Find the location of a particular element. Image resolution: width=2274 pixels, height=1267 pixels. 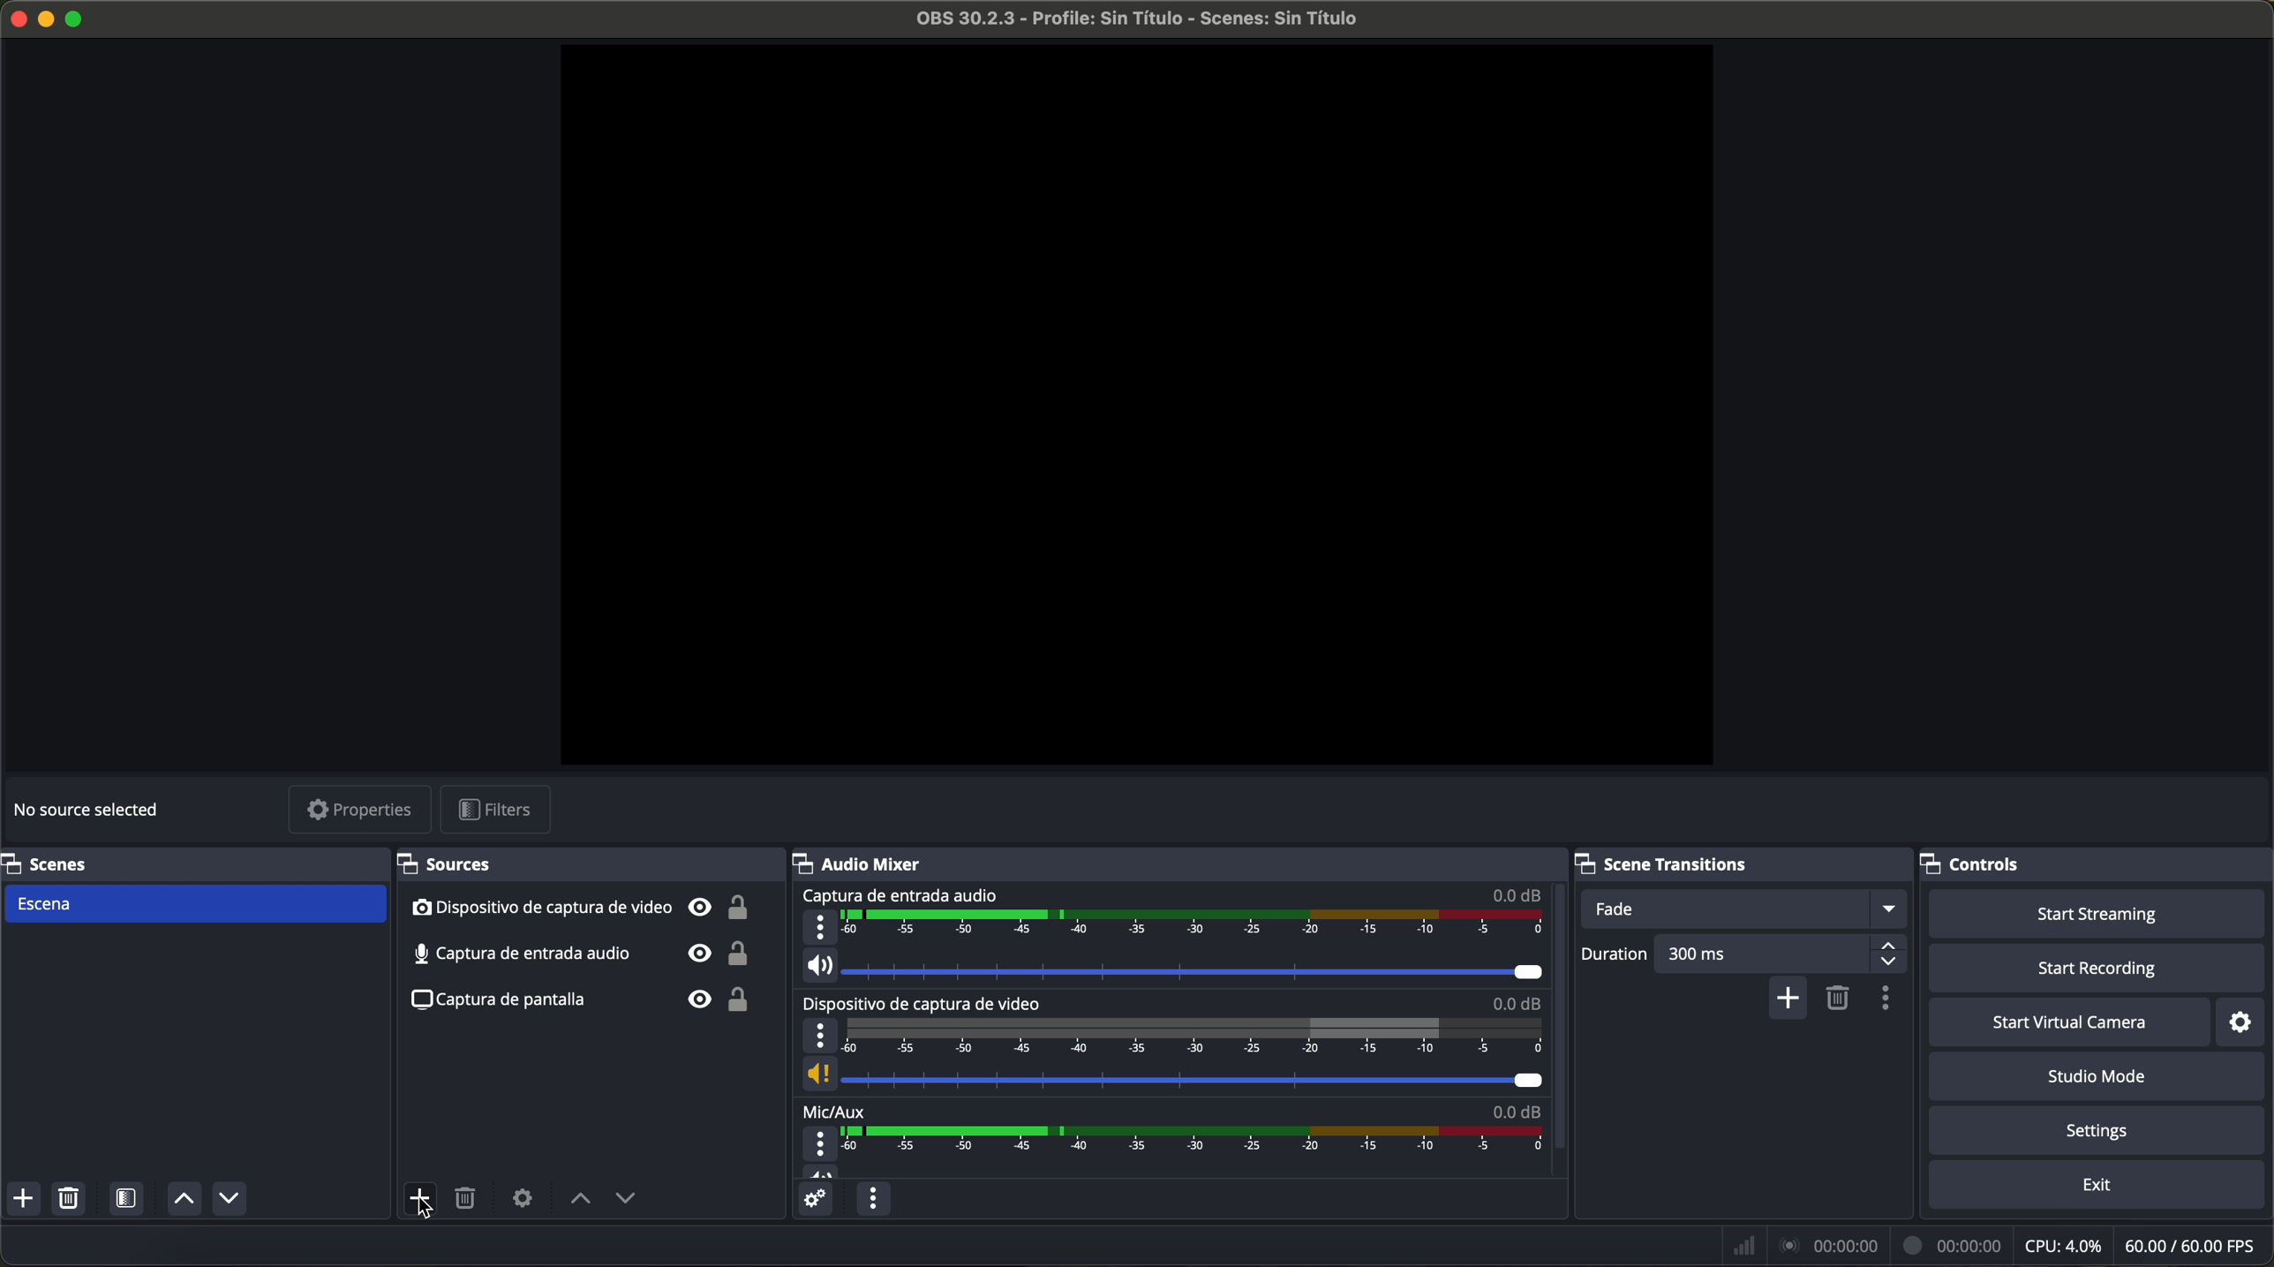

timeline is located at coordinates (1194, 1036).